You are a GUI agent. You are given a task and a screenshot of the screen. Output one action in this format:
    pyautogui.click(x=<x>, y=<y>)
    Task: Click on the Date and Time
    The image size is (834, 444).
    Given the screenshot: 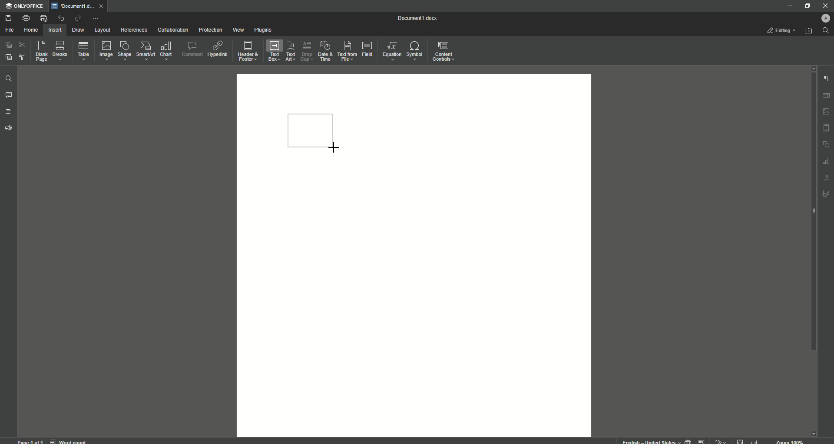 What is the action you would take?
    pyautogui.click(x=325, y=51)
    